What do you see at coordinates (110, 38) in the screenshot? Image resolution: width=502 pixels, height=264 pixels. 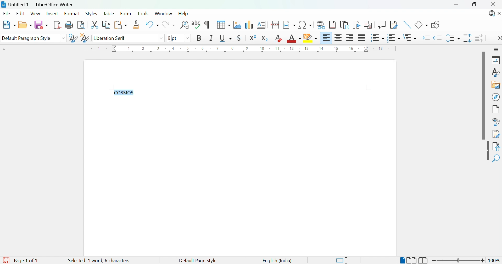 I see `Liberation serif` at bounding box center [110, 38].